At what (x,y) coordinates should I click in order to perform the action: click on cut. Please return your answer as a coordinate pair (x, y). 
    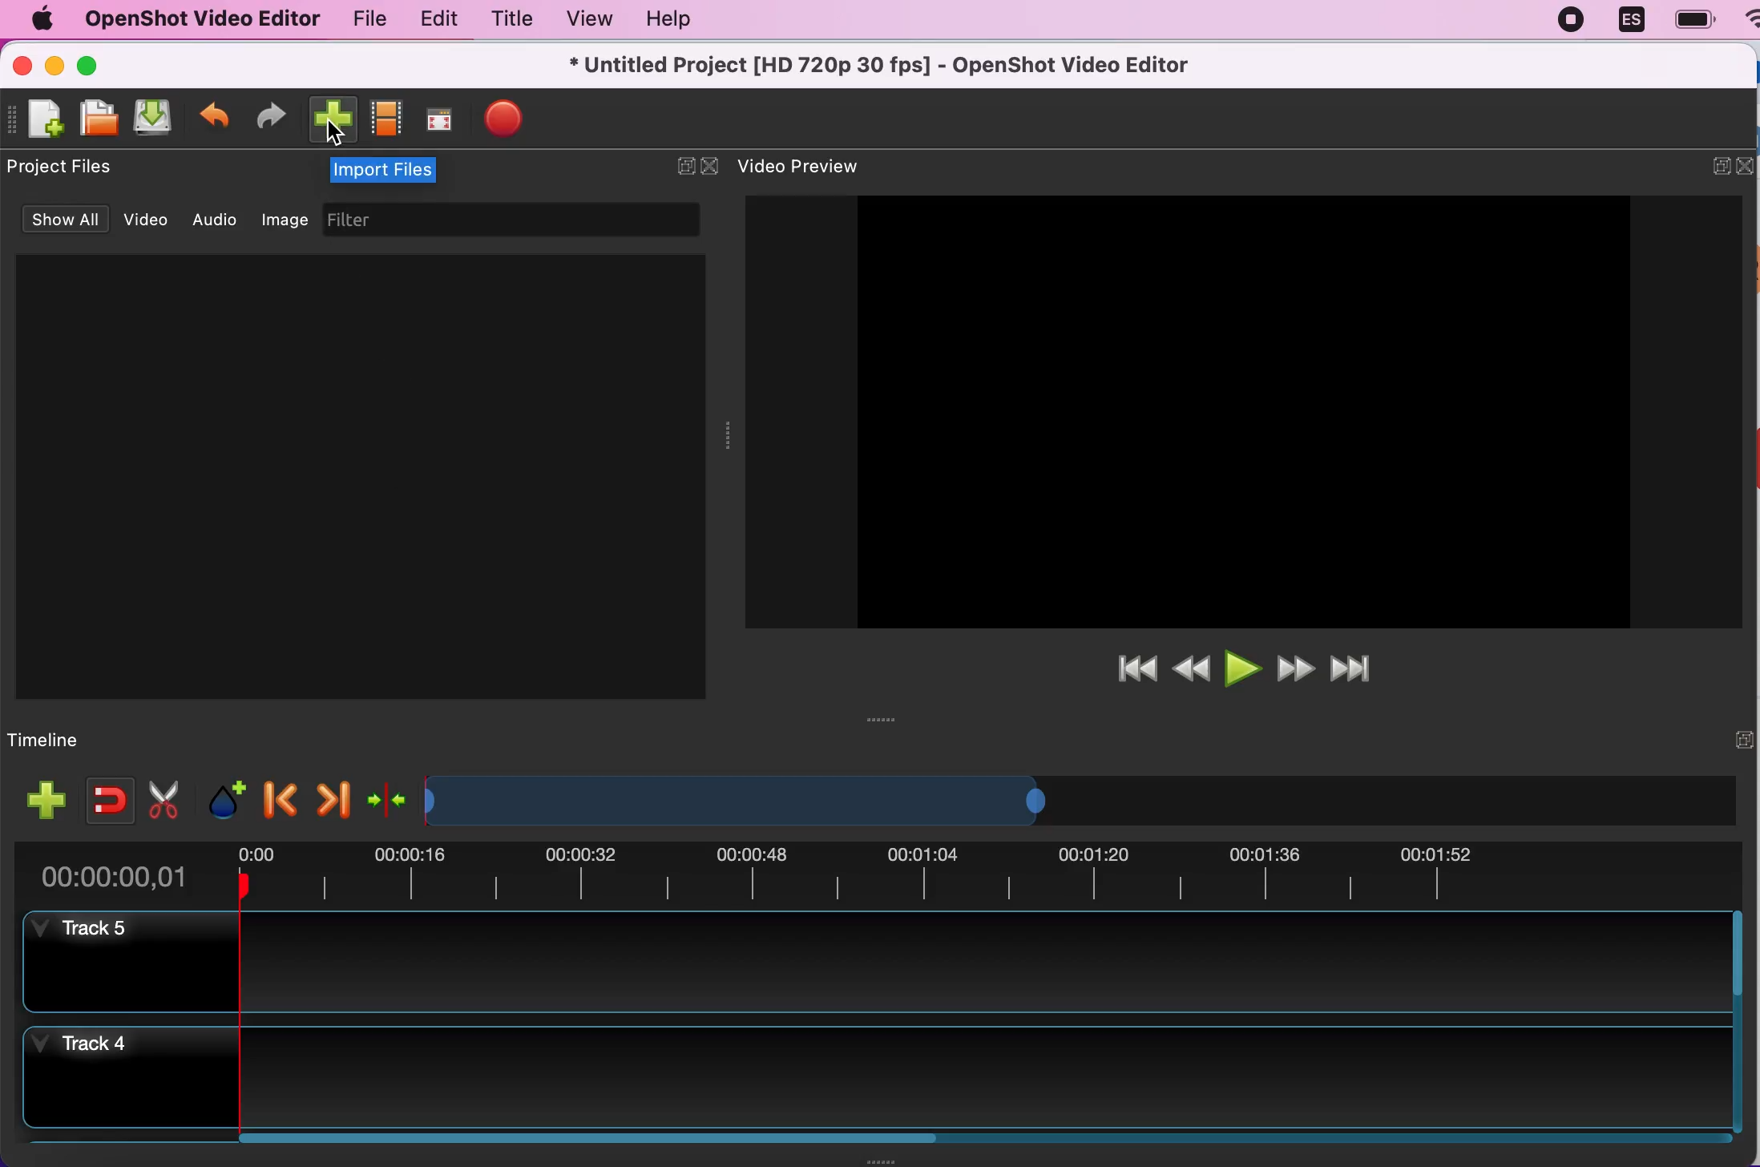
    Looking at the image, I should click on (169, 798).